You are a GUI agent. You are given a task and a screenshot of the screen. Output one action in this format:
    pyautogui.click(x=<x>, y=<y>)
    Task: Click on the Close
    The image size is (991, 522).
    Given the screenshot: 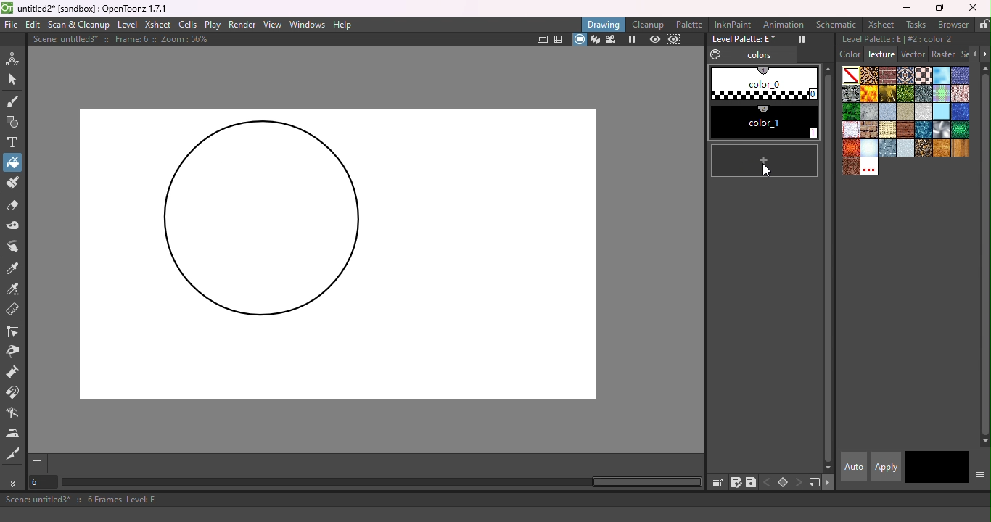 What is the action you would take?
    pyautogui.click(x=975, y=9)
    